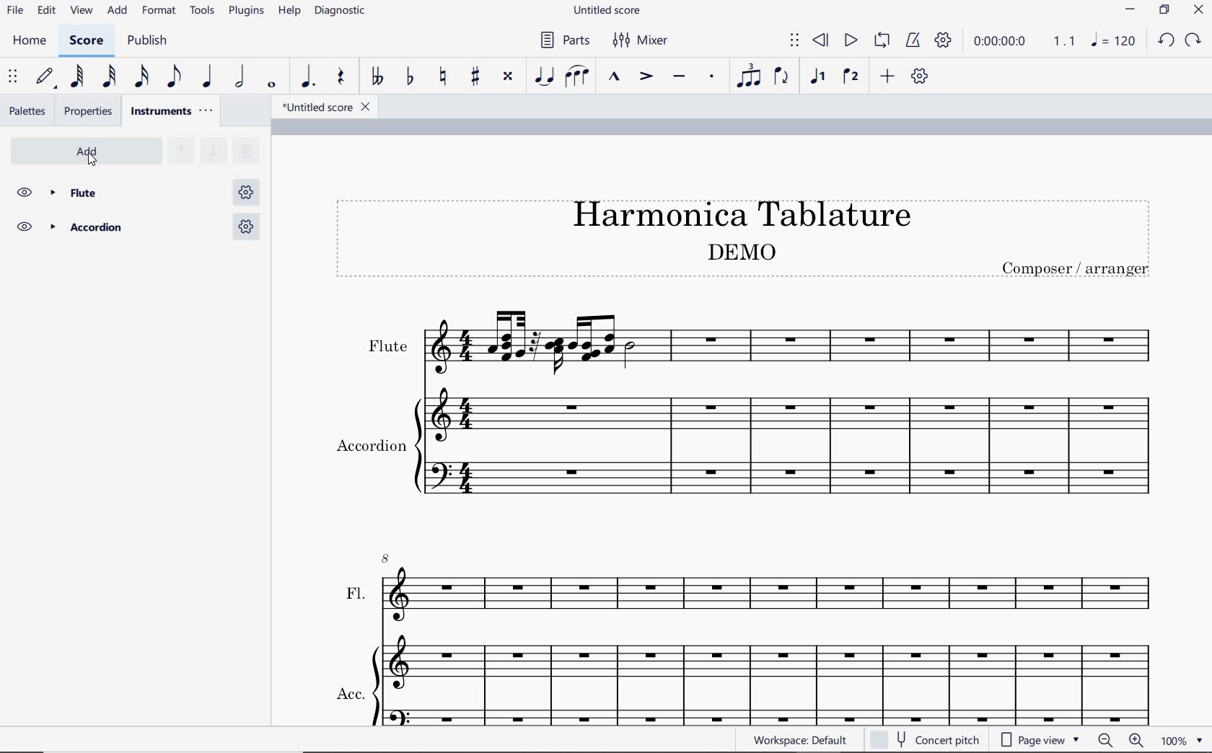  What do you see at coordinates (921, 76) in the screenshot?
I see `customize toolbar` at bounding box center [921, 76].